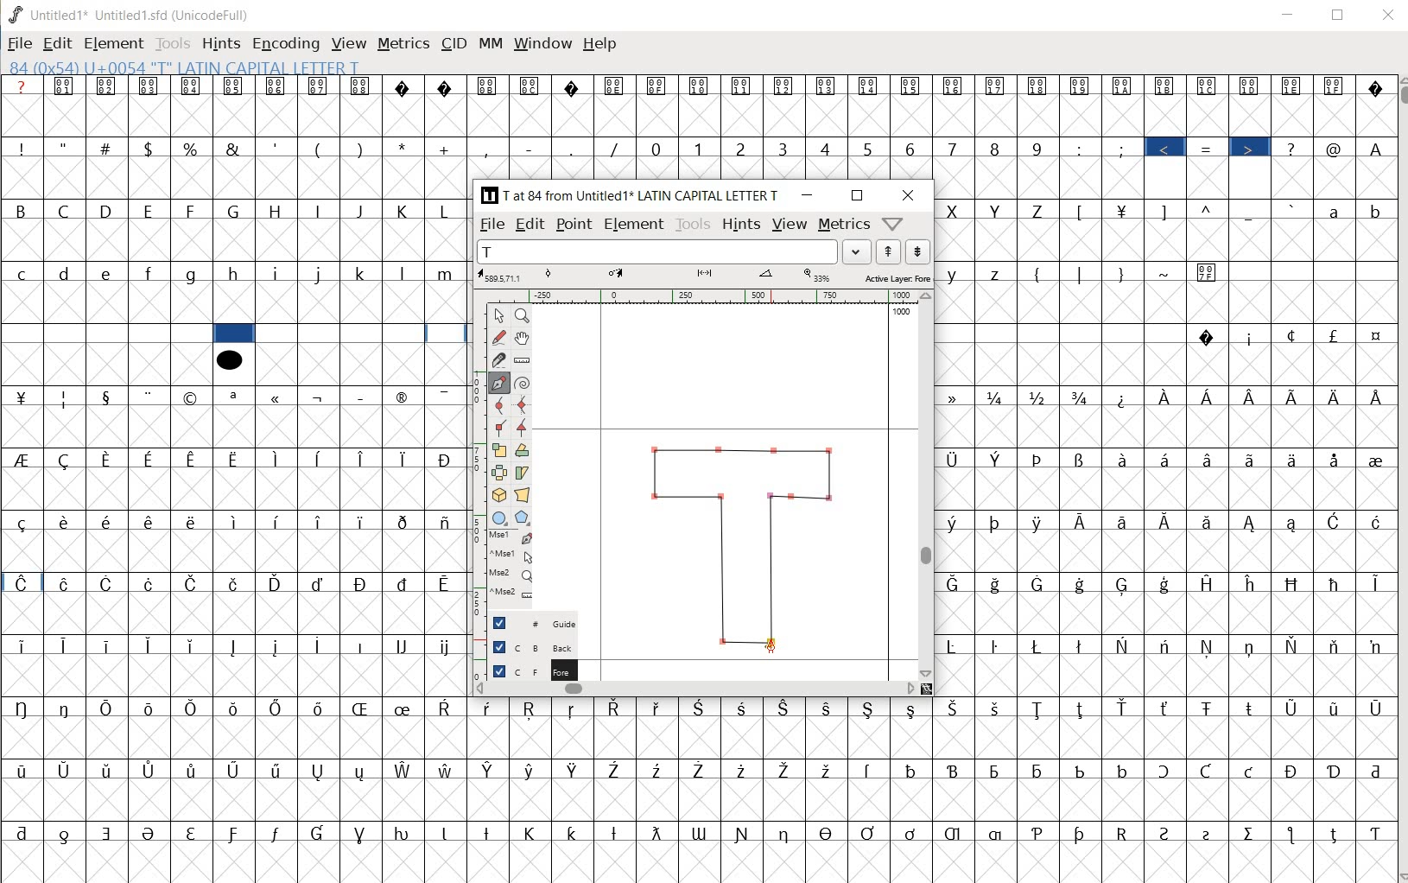 This screenshot has height=883, width=1408. Describe the element at coordinates (448, 647) in the screenshot. I see `Symbol` at that location.